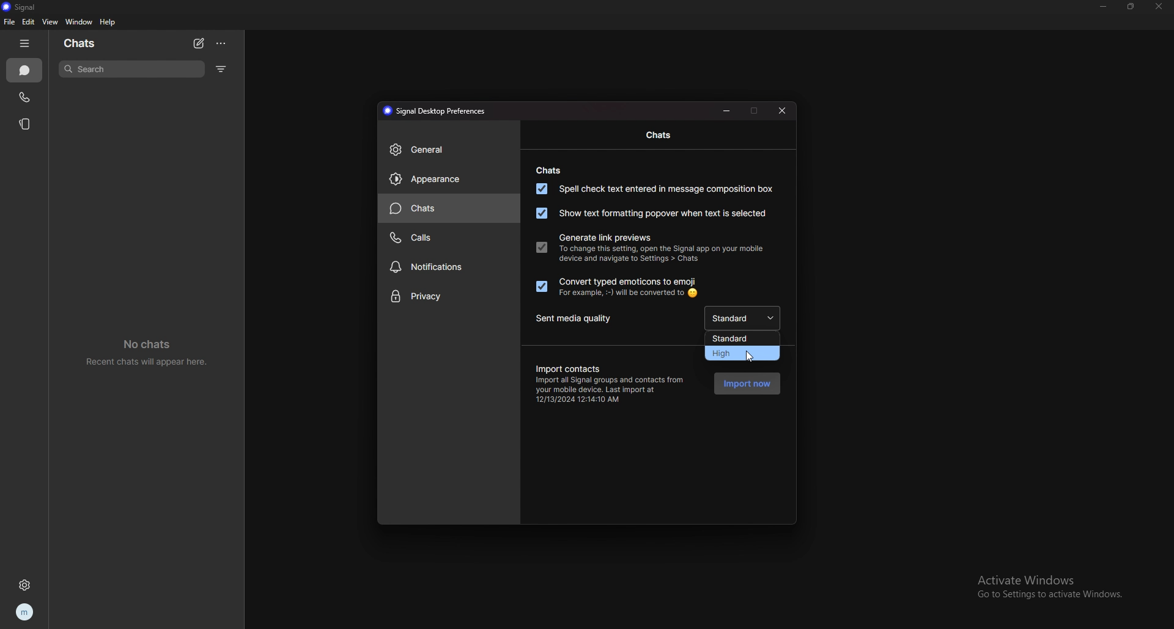 This screenshot has width=1174, height=629. I want to click on To change this setting, open the Signal app on your mobile
device and navigate to Settings > Chats, so click(663, 258).